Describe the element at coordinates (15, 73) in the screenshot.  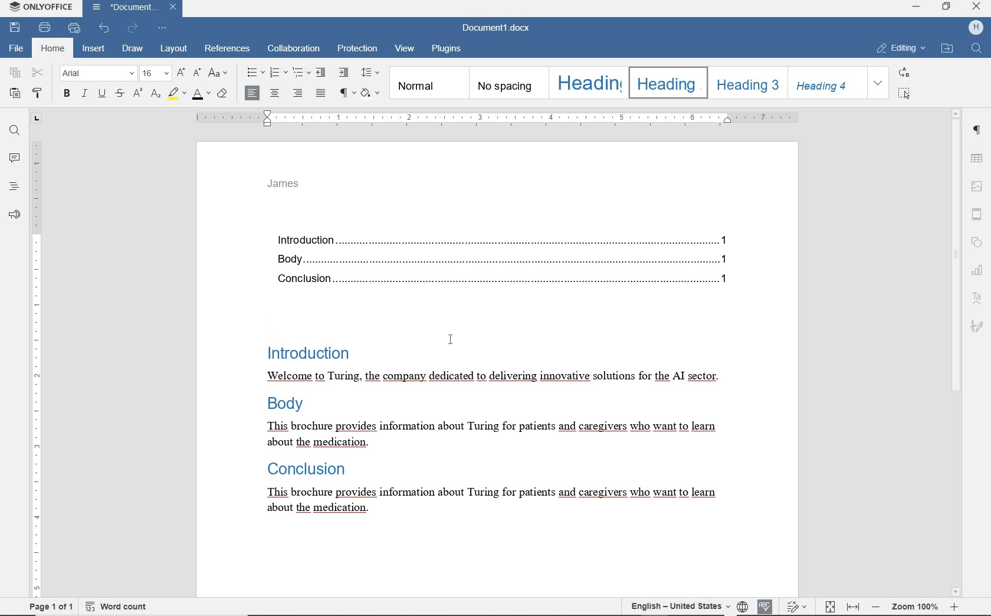
I see `copy` at that location.